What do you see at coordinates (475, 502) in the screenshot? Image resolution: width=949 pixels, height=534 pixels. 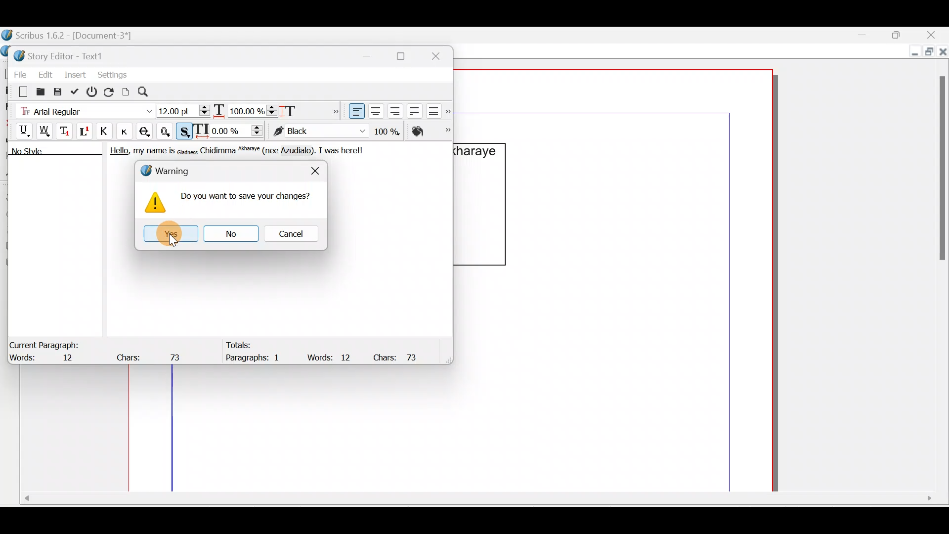 I see `Scroll bar` at bounding box center [475, 502].